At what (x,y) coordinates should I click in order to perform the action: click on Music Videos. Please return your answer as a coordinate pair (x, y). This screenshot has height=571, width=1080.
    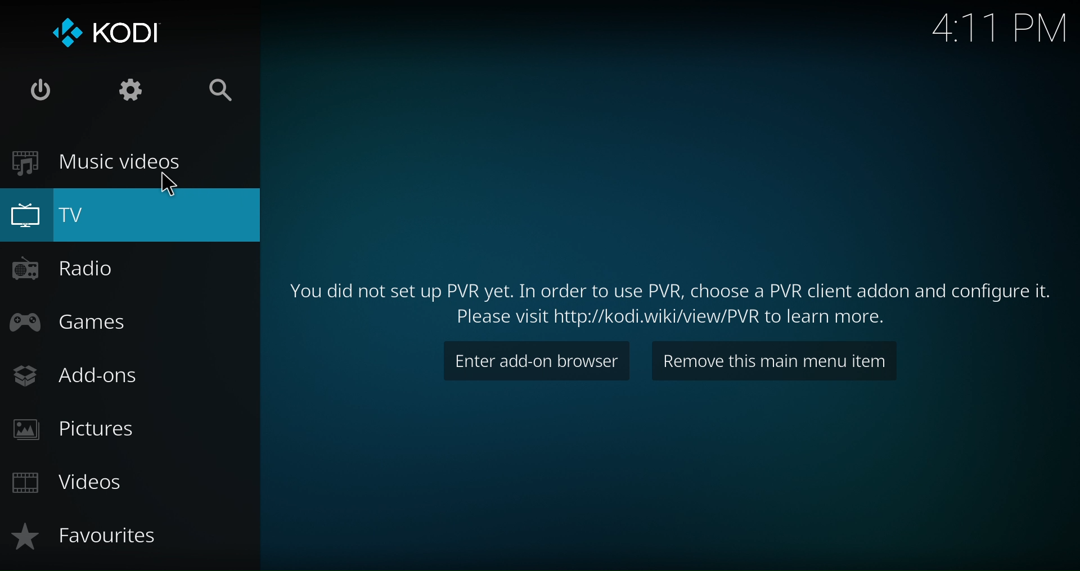
    Looking at the image, I should click on (132, 165).